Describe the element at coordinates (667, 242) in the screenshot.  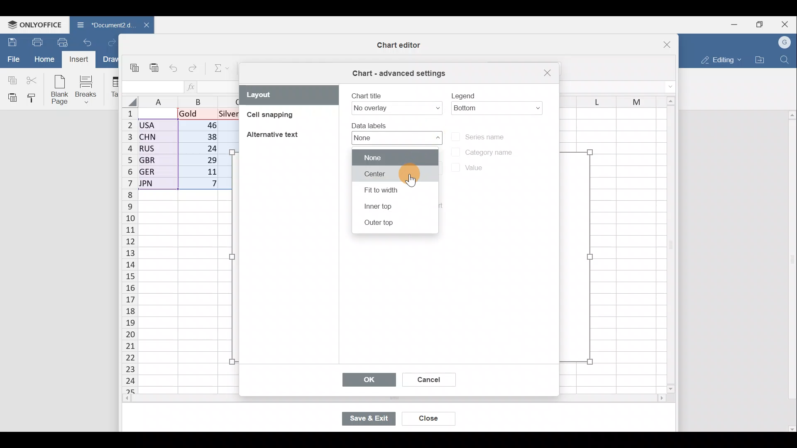
I see `Scroll bar` at that location.